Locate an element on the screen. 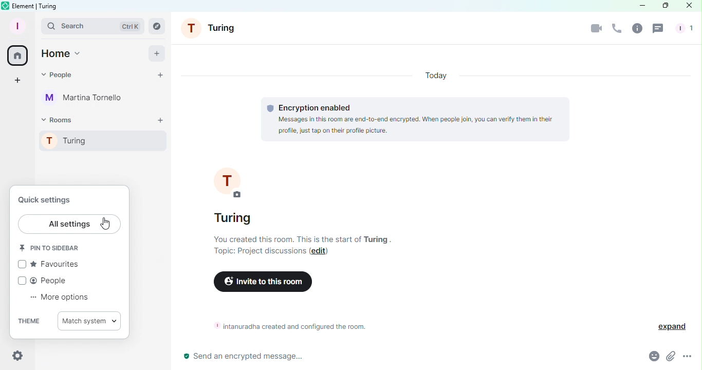 This screenshot has width=702, height=370. Martina Tornello is located at coordinates (85, 100).